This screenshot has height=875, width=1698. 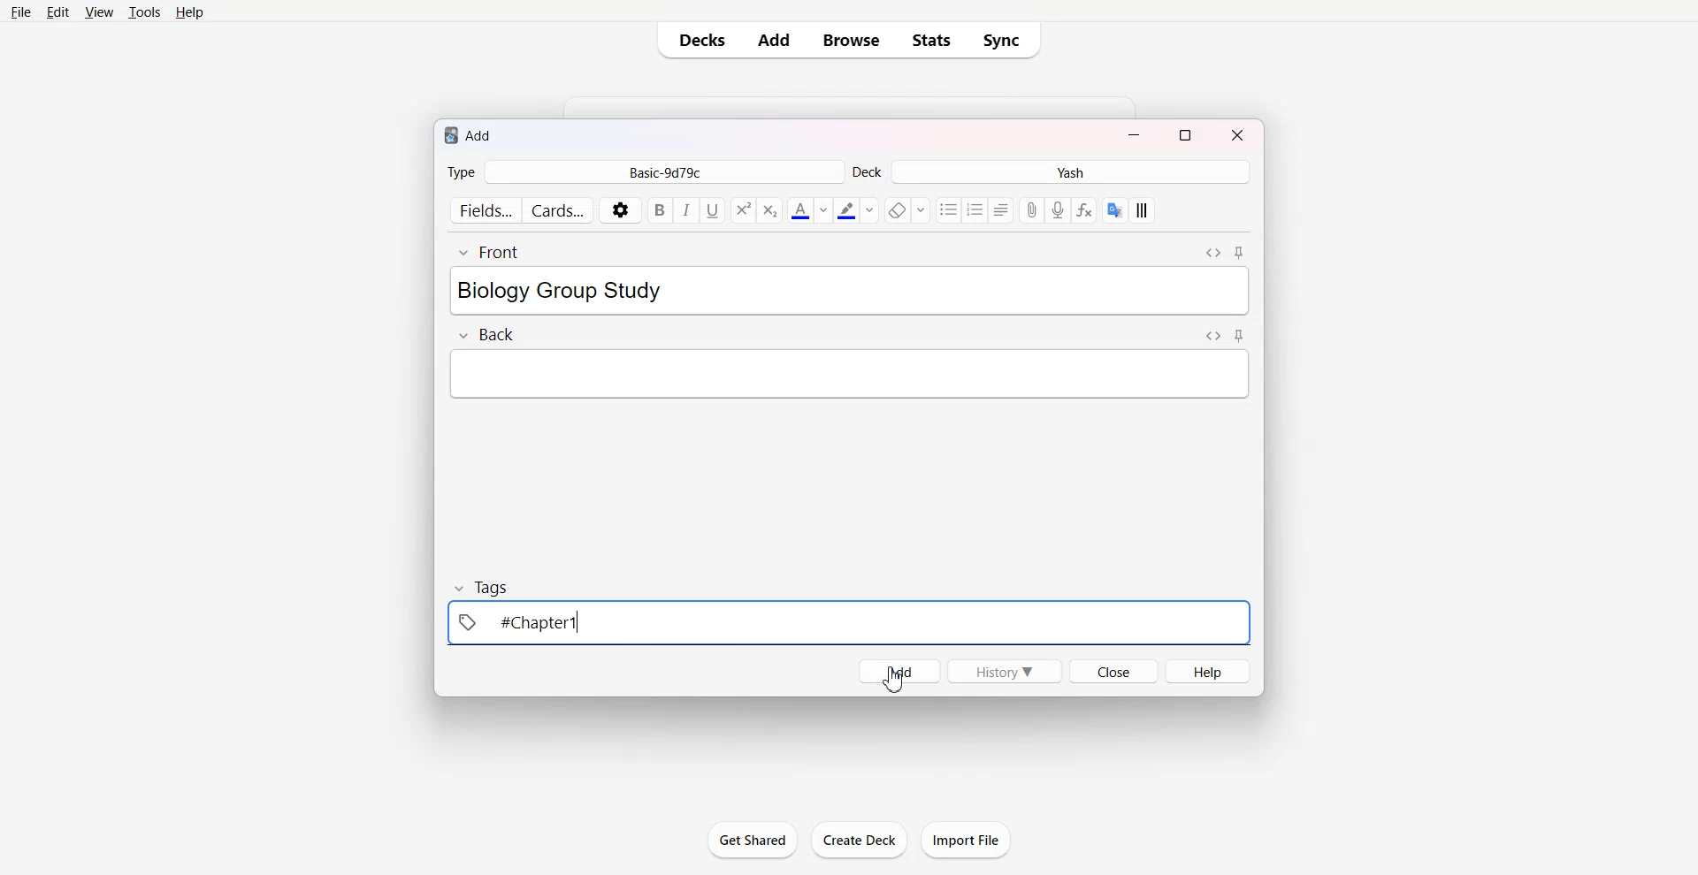 What do you see at coordinates (1238, 253) in the screenshot?
I see `Toggle Sticky` at bounding box center [1238, 253].